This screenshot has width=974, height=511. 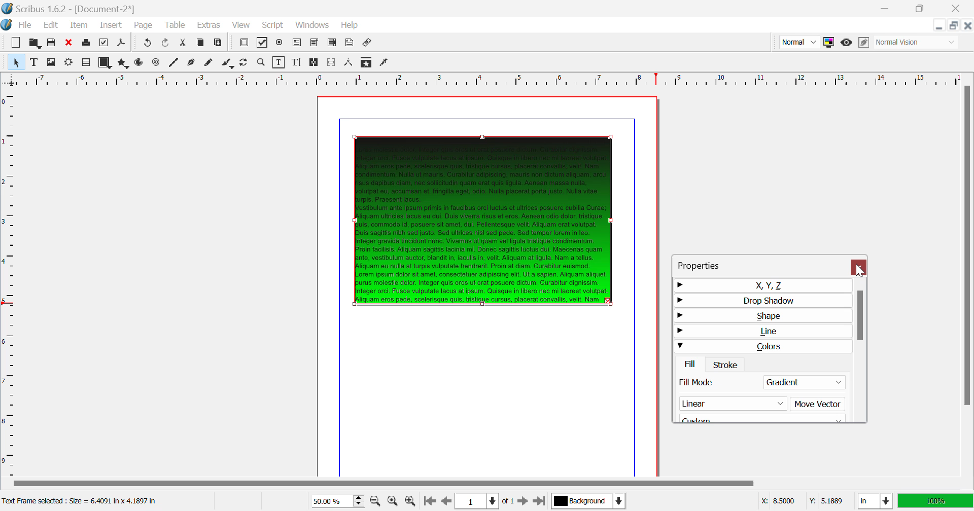 What do you see at coordinates (523, 500) in the screenshot?
I see `Next Page` at bounding box center [523, 500].